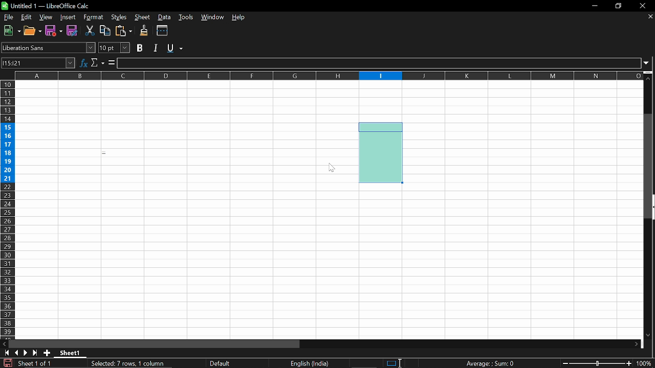 Image resolution: width=655 pixels, height=368 pixels. I want to click on Selected: 7 rows, 1 column, so click(129, 363).